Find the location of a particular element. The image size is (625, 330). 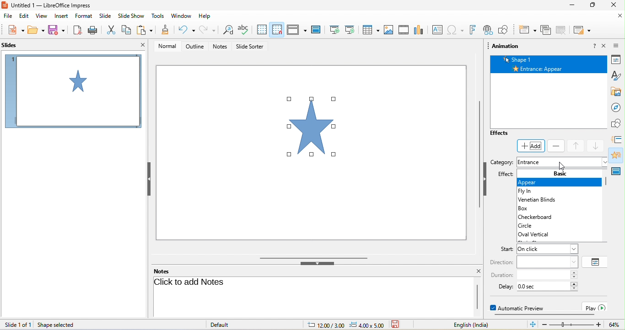

slide is located at coordinates (106, 16).